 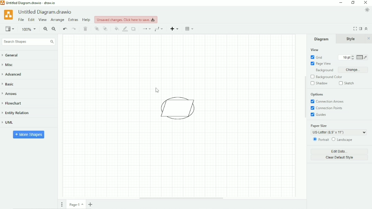 What do you see at coordinates (10, 28) in the screenshot?
I see `View` at bounding box center [10, 28].